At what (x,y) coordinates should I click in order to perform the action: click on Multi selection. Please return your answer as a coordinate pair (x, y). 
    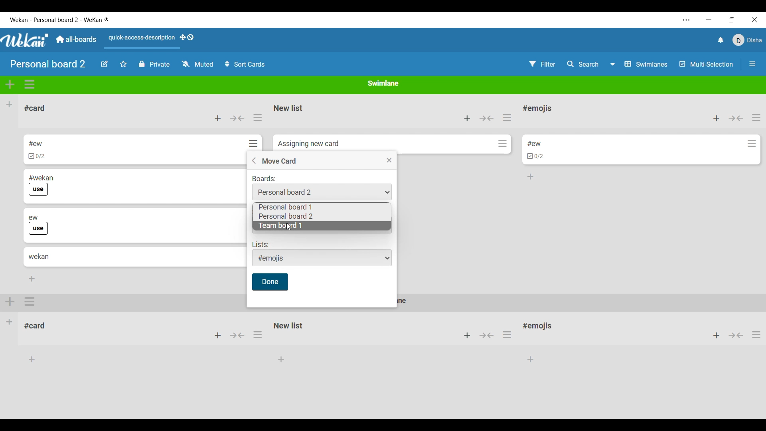
    Looking at the image, I should click on (707, 64).